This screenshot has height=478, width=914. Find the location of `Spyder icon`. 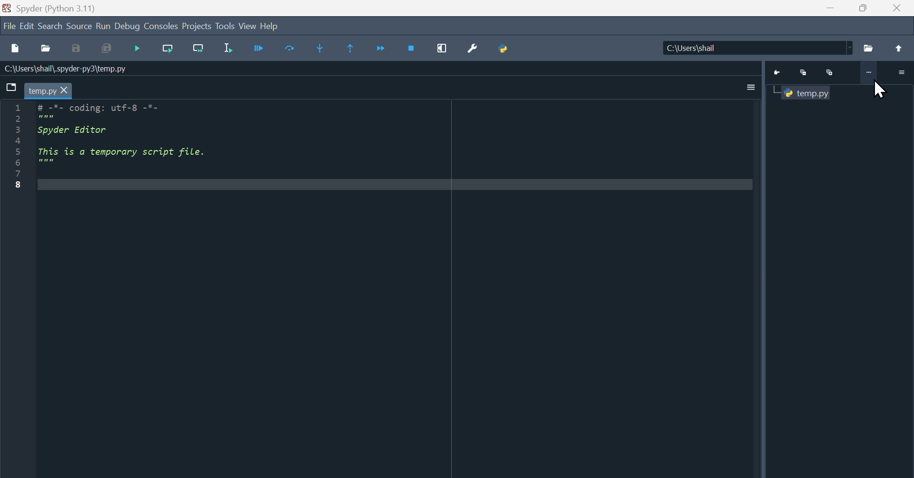

Spyder icon is located at coordinates (7, 8).